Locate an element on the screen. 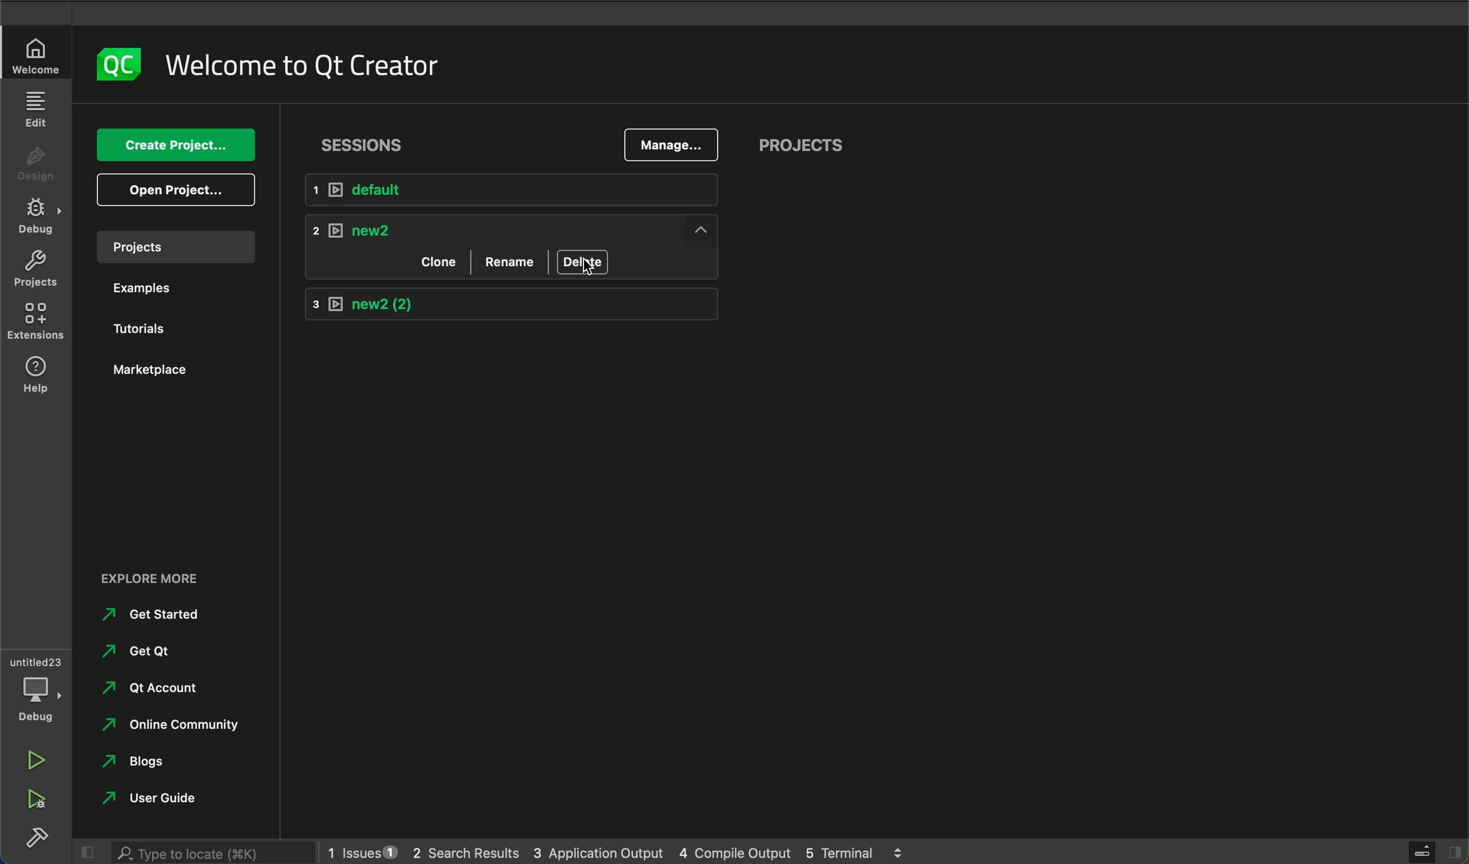 The image size is (1469, 864). logo is located at coordinates (118, 65).